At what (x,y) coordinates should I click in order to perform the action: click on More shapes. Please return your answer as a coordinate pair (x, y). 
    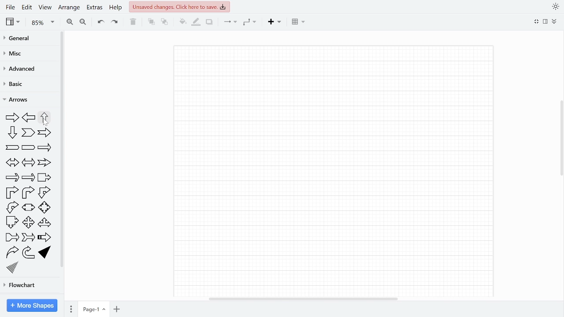
    Looking at the image, I should click on (32, 306).